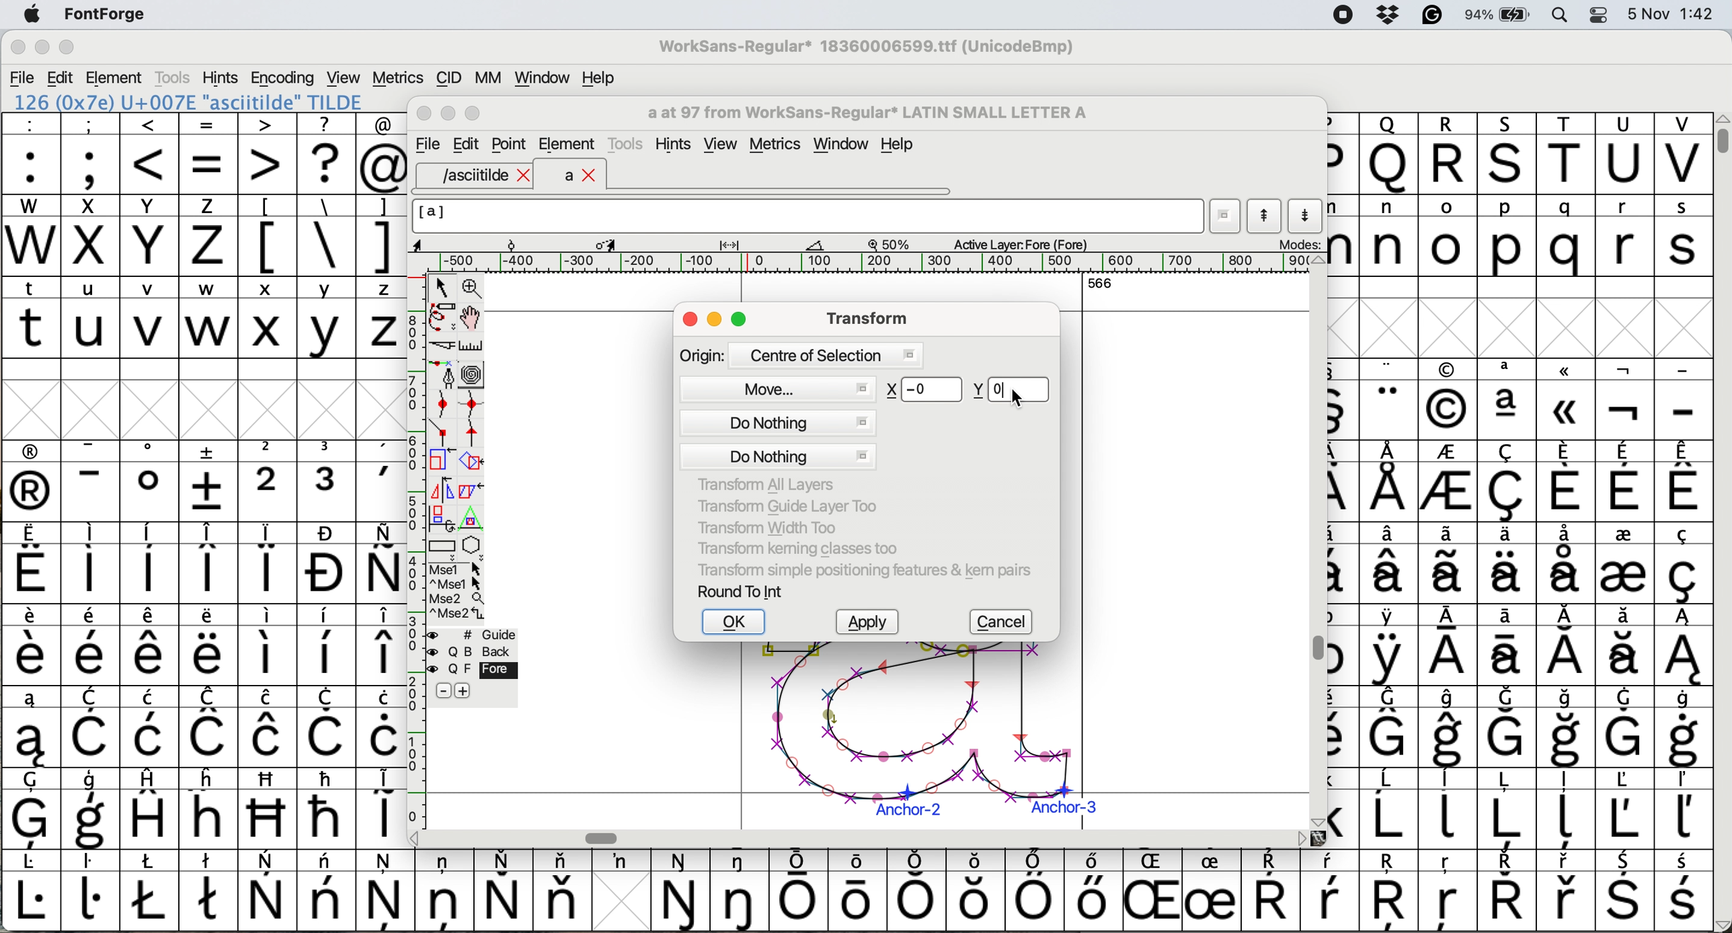 The image size is (1732, 933). I want to click on symbol, so click(91, 810).